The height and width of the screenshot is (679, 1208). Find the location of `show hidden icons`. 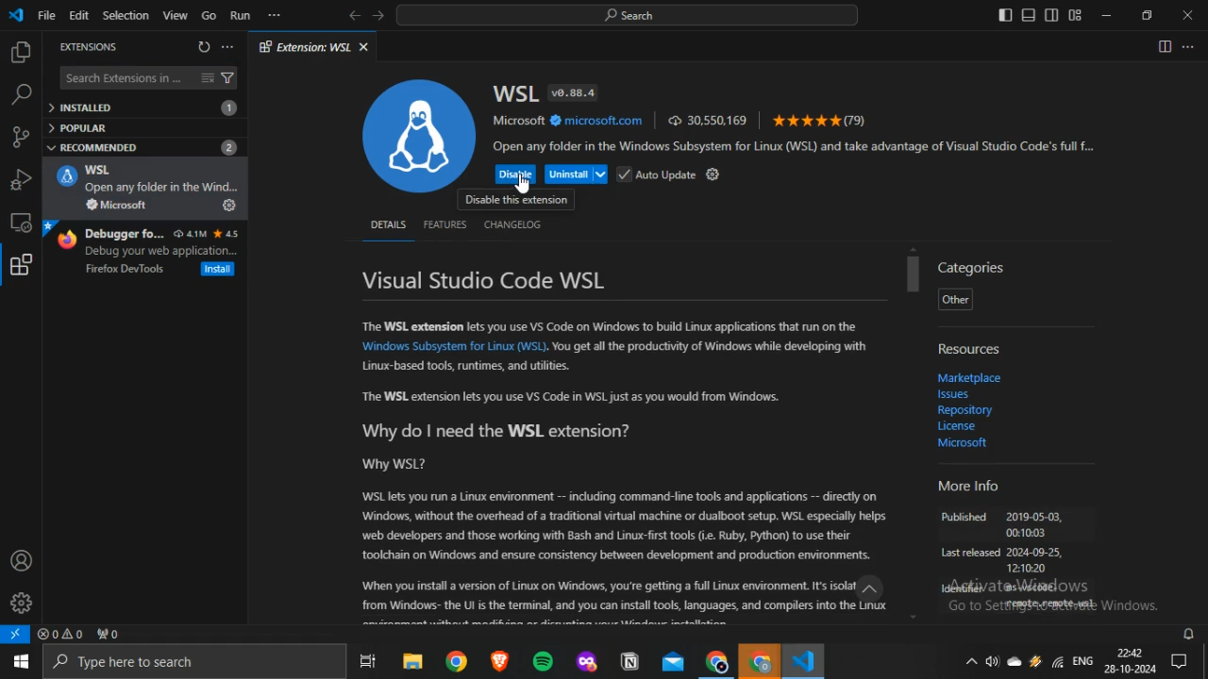

show hidden icons is located at coordinates (970, 660).